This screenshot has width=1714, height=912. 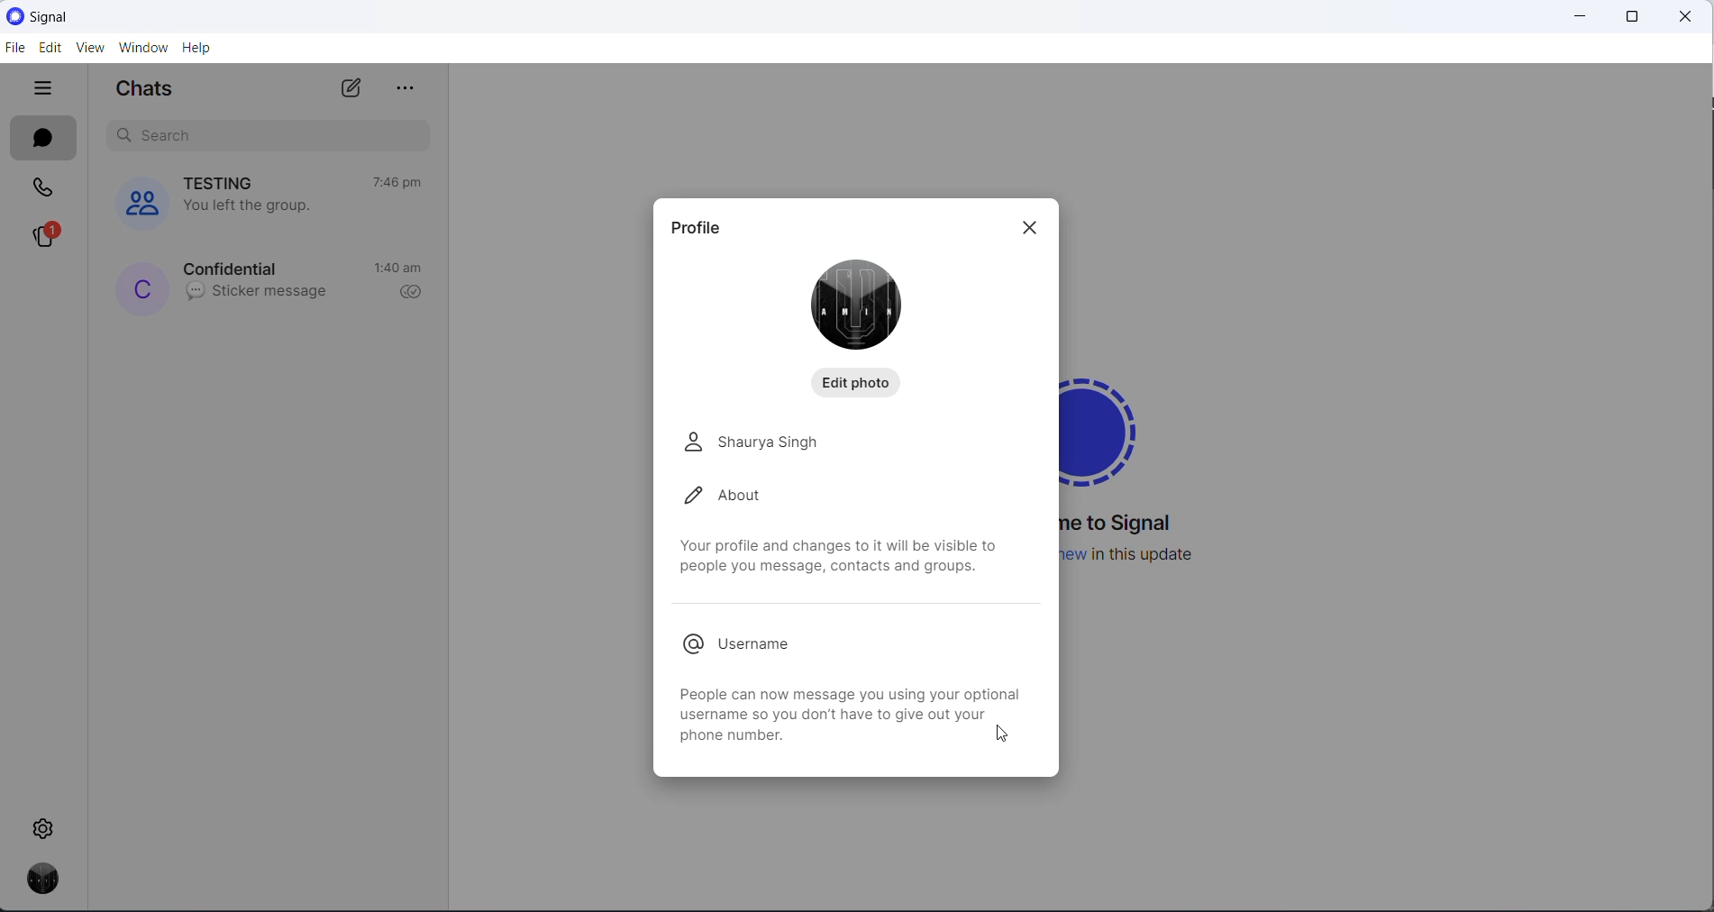 I want to click on more options, so click(x=411, y=89).